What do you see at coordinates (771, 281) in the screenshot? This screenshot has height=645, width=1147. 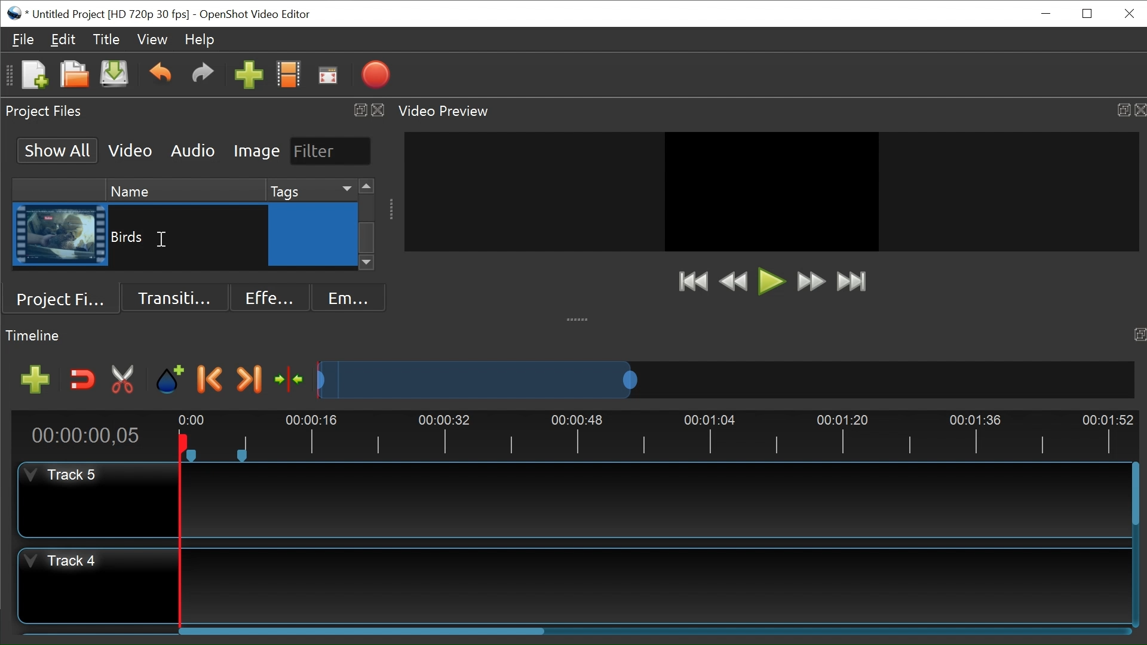 I see `Play` at bounding box center [771, 281].